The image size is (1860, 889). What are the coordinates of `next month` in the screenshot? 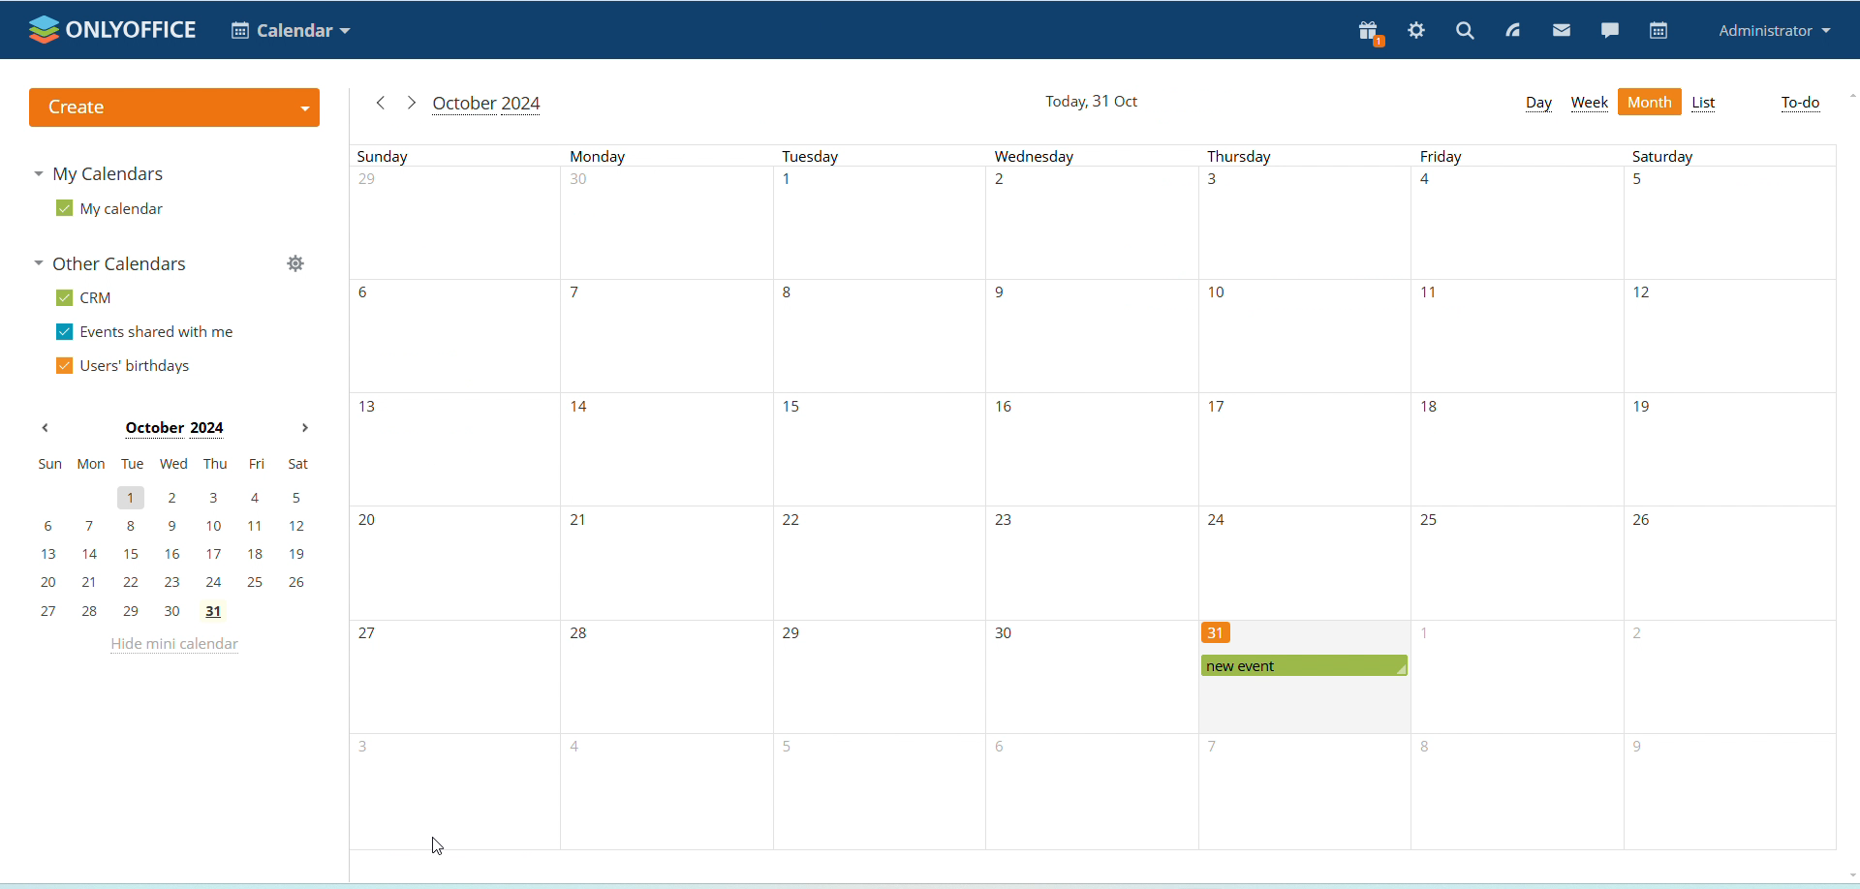 It's located at (304, 429).